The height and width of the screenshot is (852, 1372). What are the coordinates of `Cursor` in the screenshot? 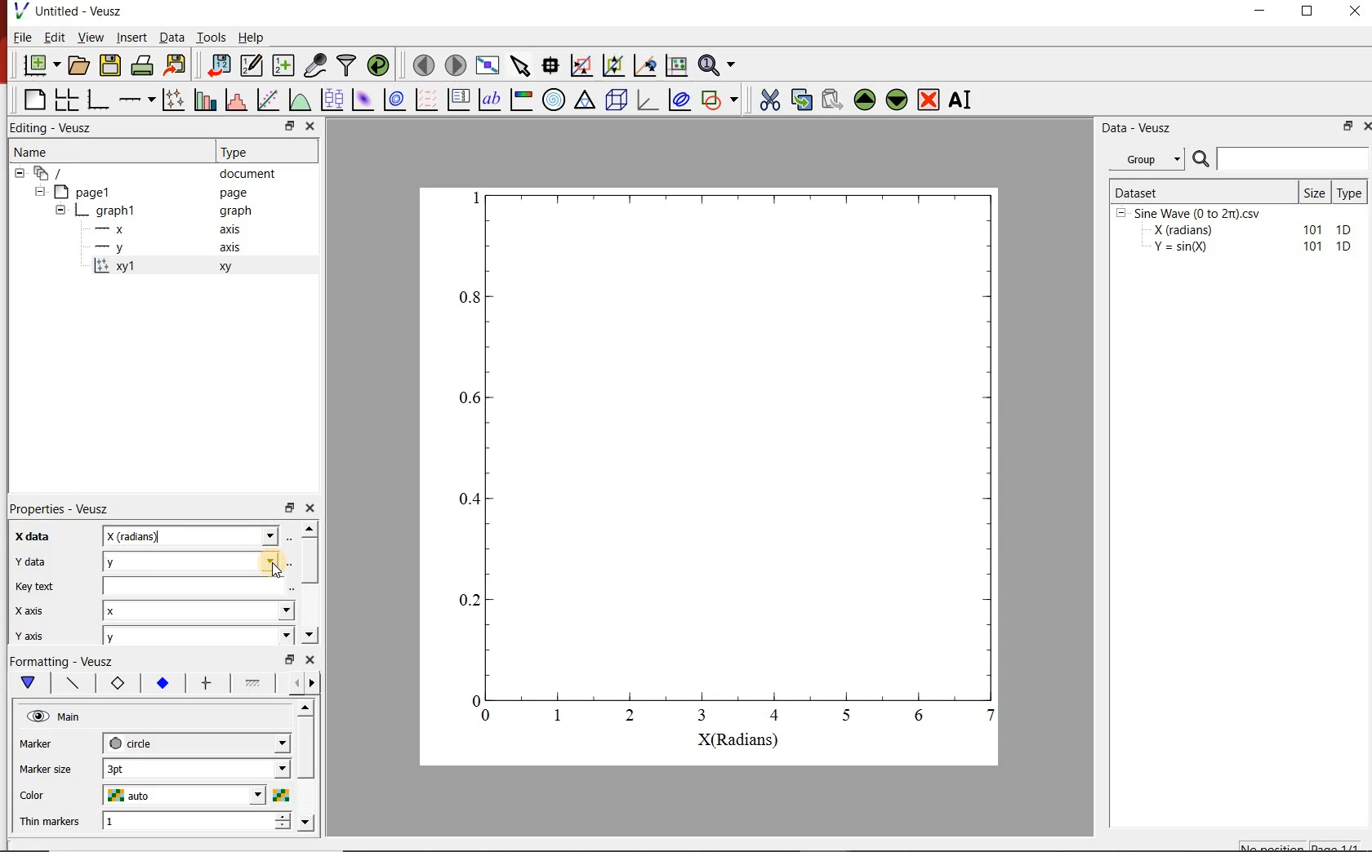 It's located at (275, 566).